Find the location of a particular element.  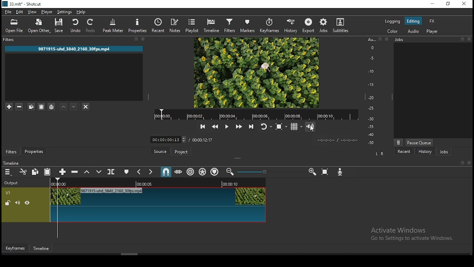

time is located at coordinates (341, 140).